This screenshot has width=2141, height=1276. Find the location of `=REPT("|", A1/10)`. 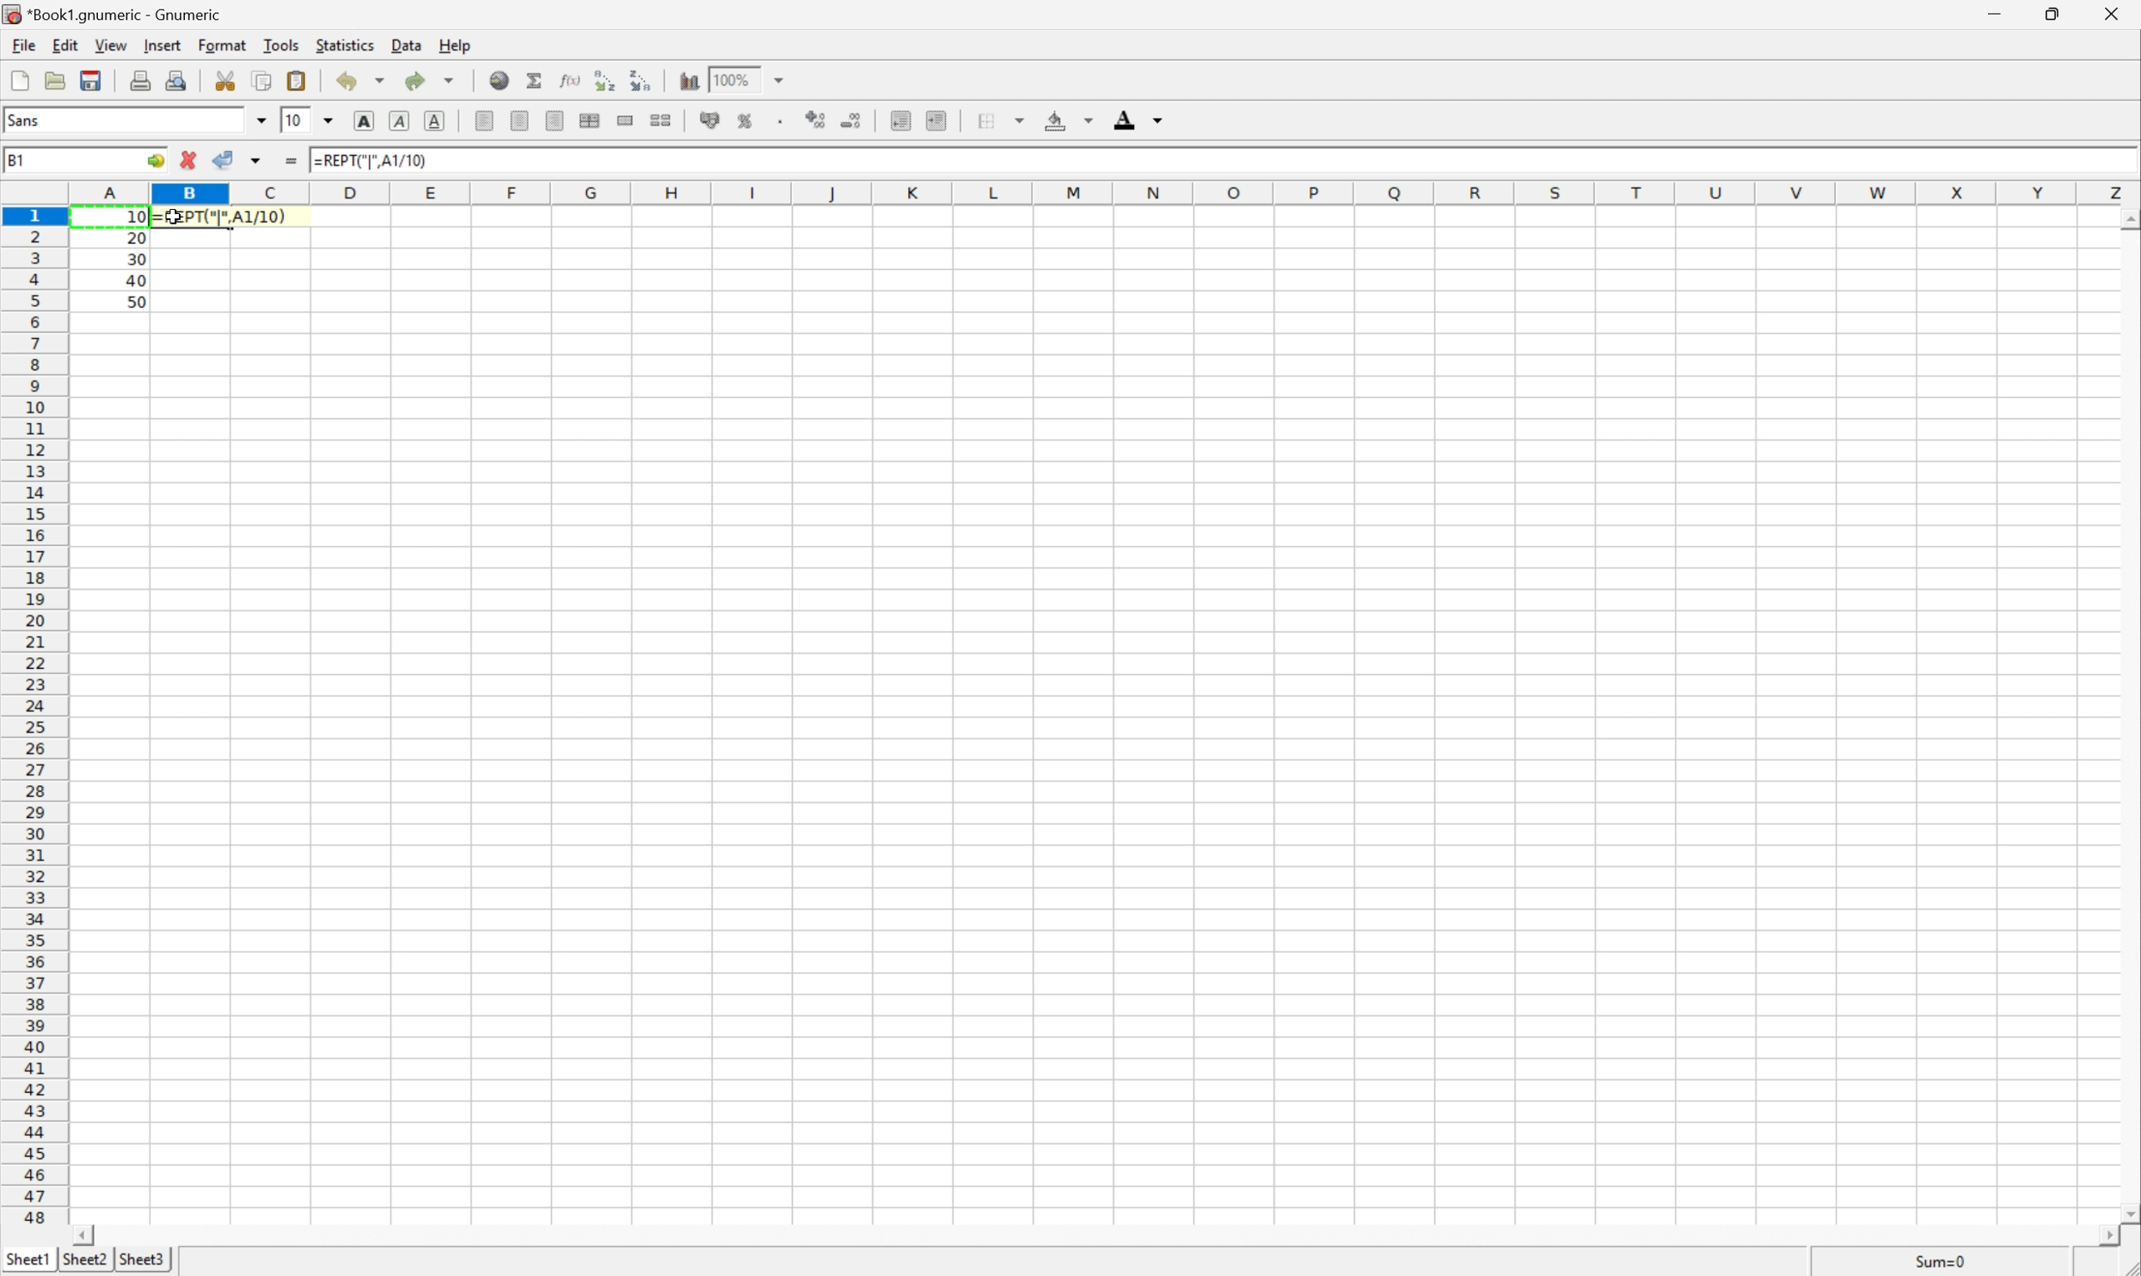

=REPT("|", A1/10) is located at coordinates (372, 160).